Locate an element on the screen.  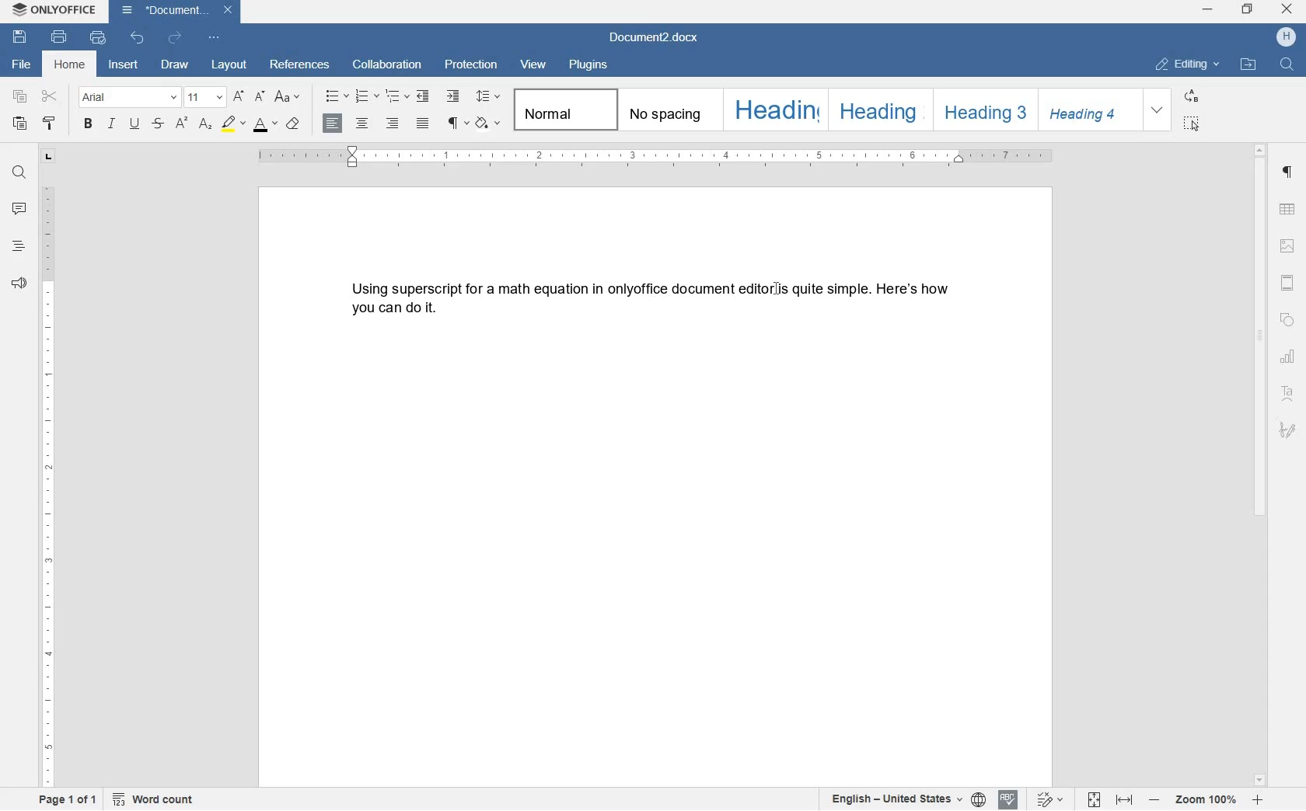
ONLYOFFICE is located at coordinates (53, 10).